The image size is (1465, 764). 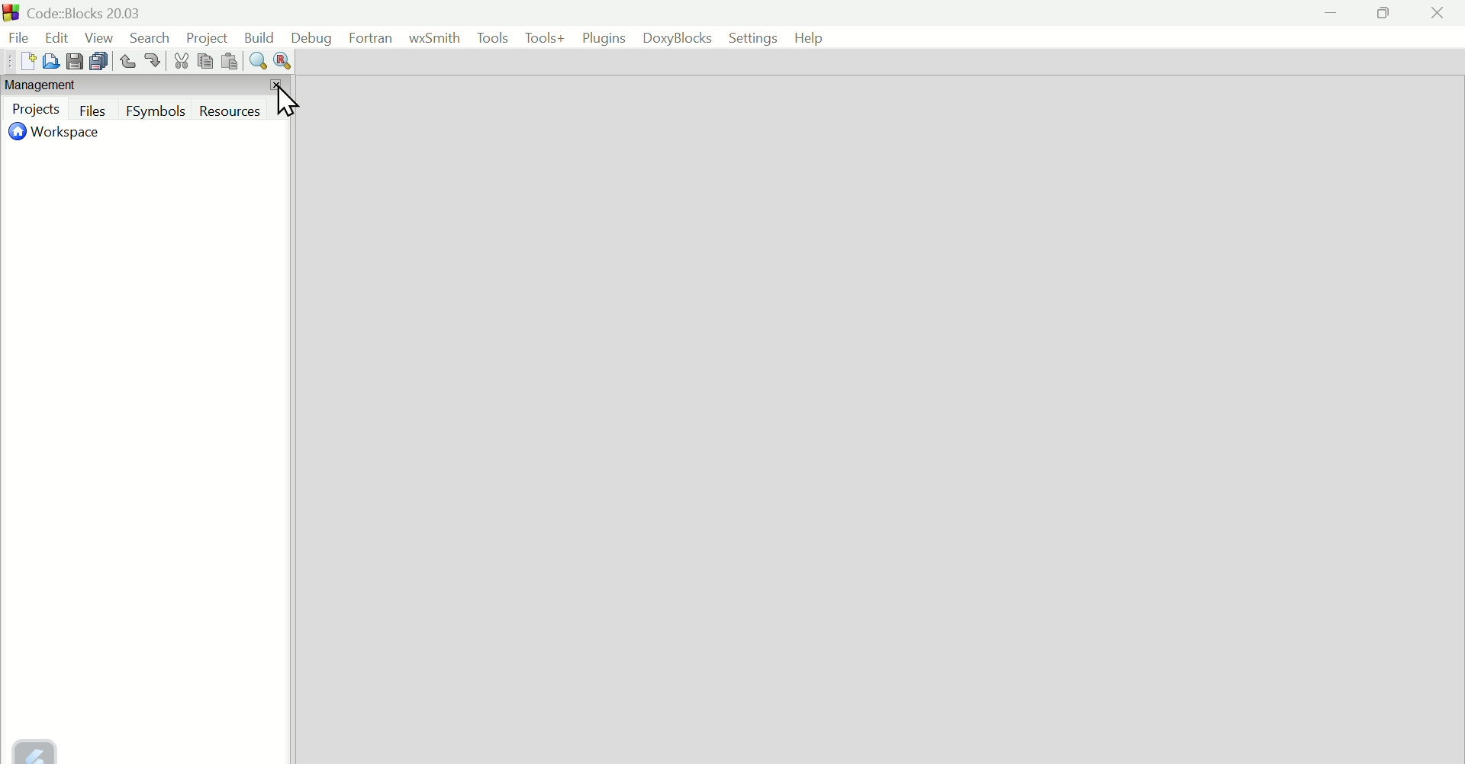 I want to click on minimize, so click(x=1333, y=12).